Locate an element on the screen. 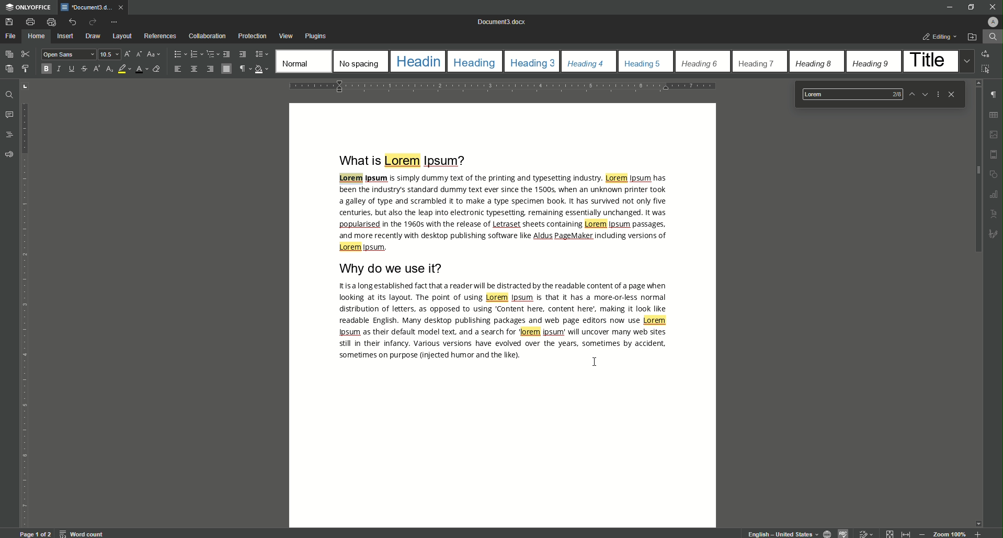  Zoom in is located at coordinates (978, 534).